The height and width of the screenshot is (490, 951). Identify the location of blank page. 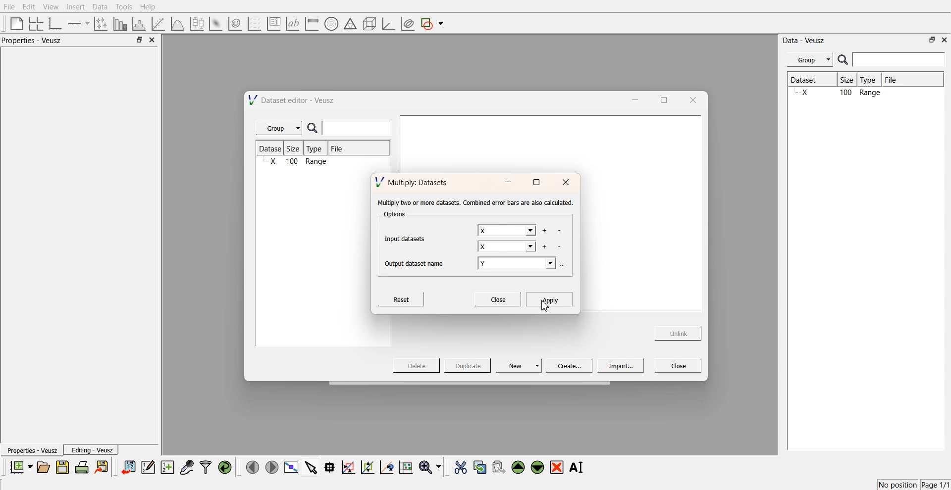
(14, 23).